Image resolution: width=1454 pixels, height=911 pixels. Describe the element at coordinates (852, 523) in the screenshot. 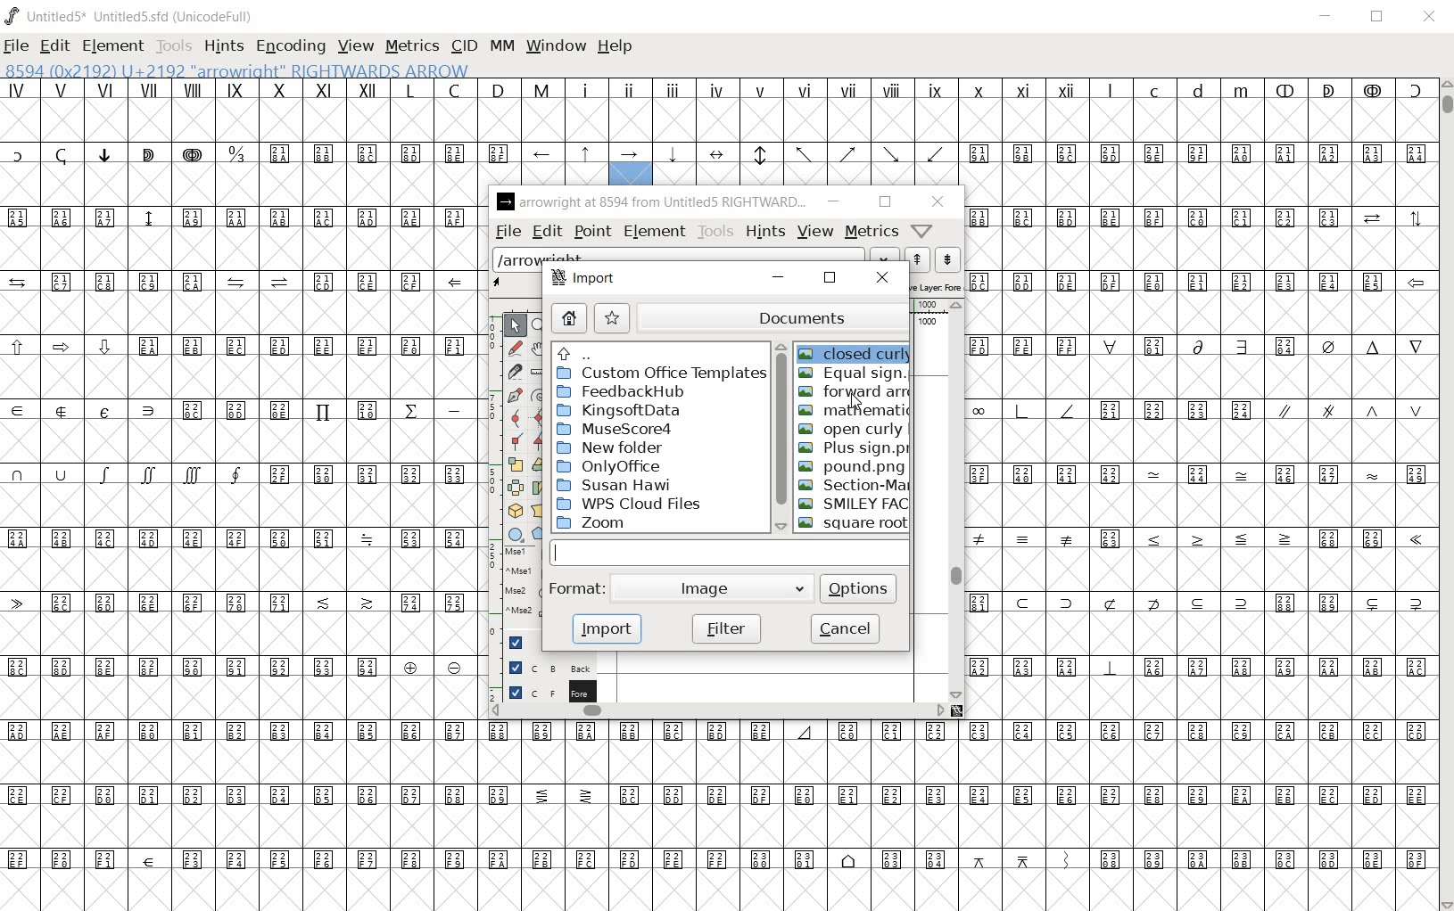

I see `square root` at that location.